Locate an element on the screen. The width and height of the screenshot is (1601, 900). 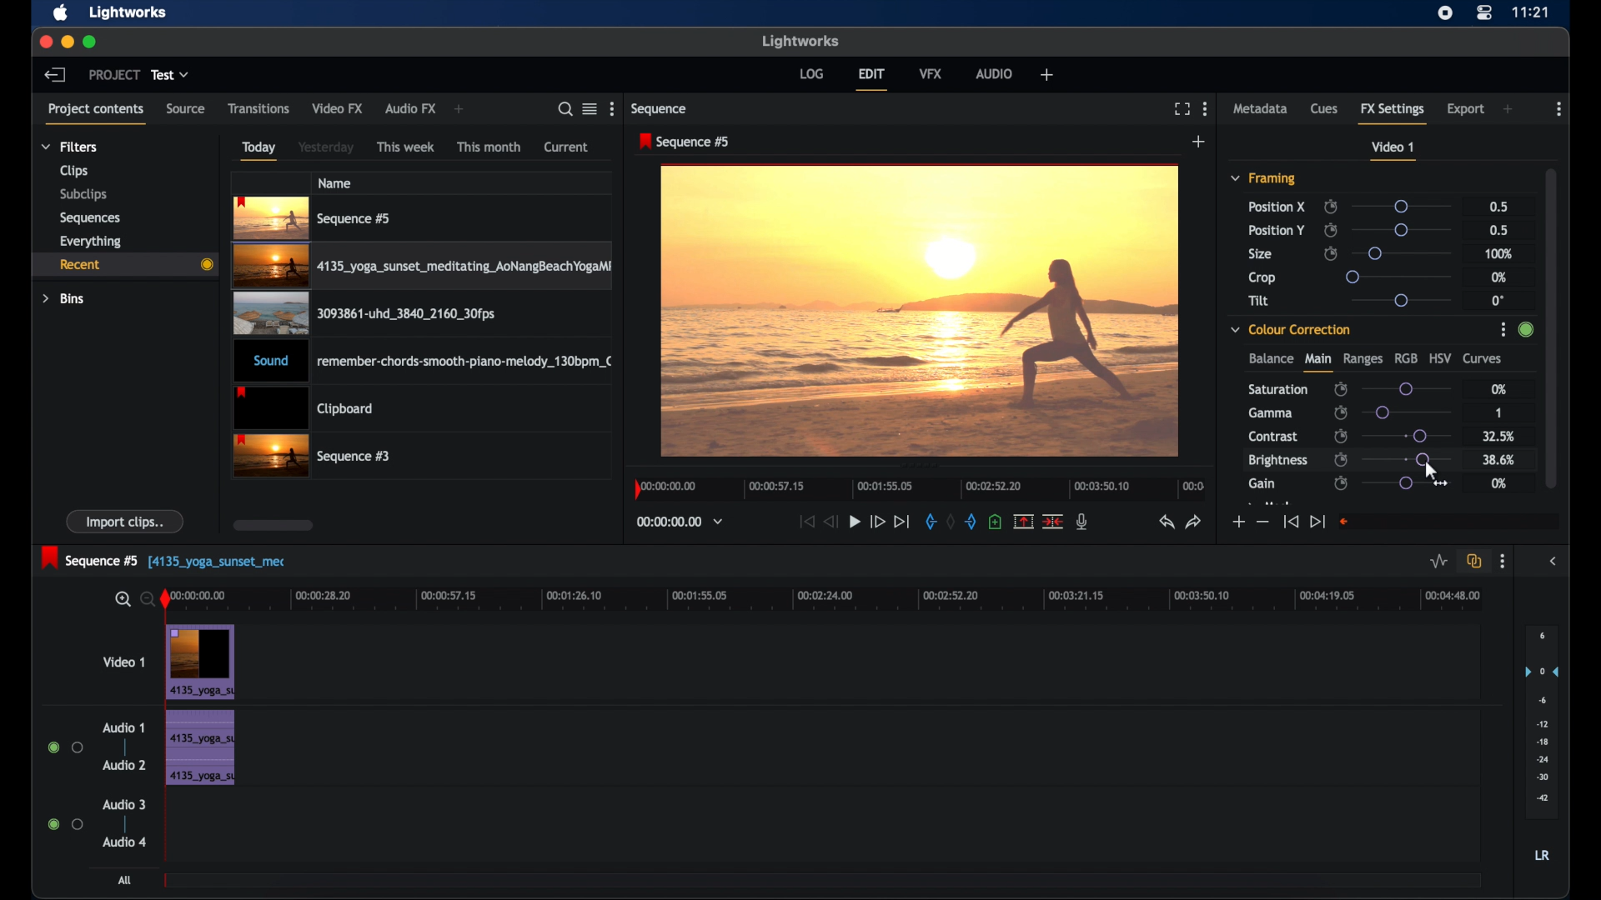
metadata is located at coordinates (1261, 107).